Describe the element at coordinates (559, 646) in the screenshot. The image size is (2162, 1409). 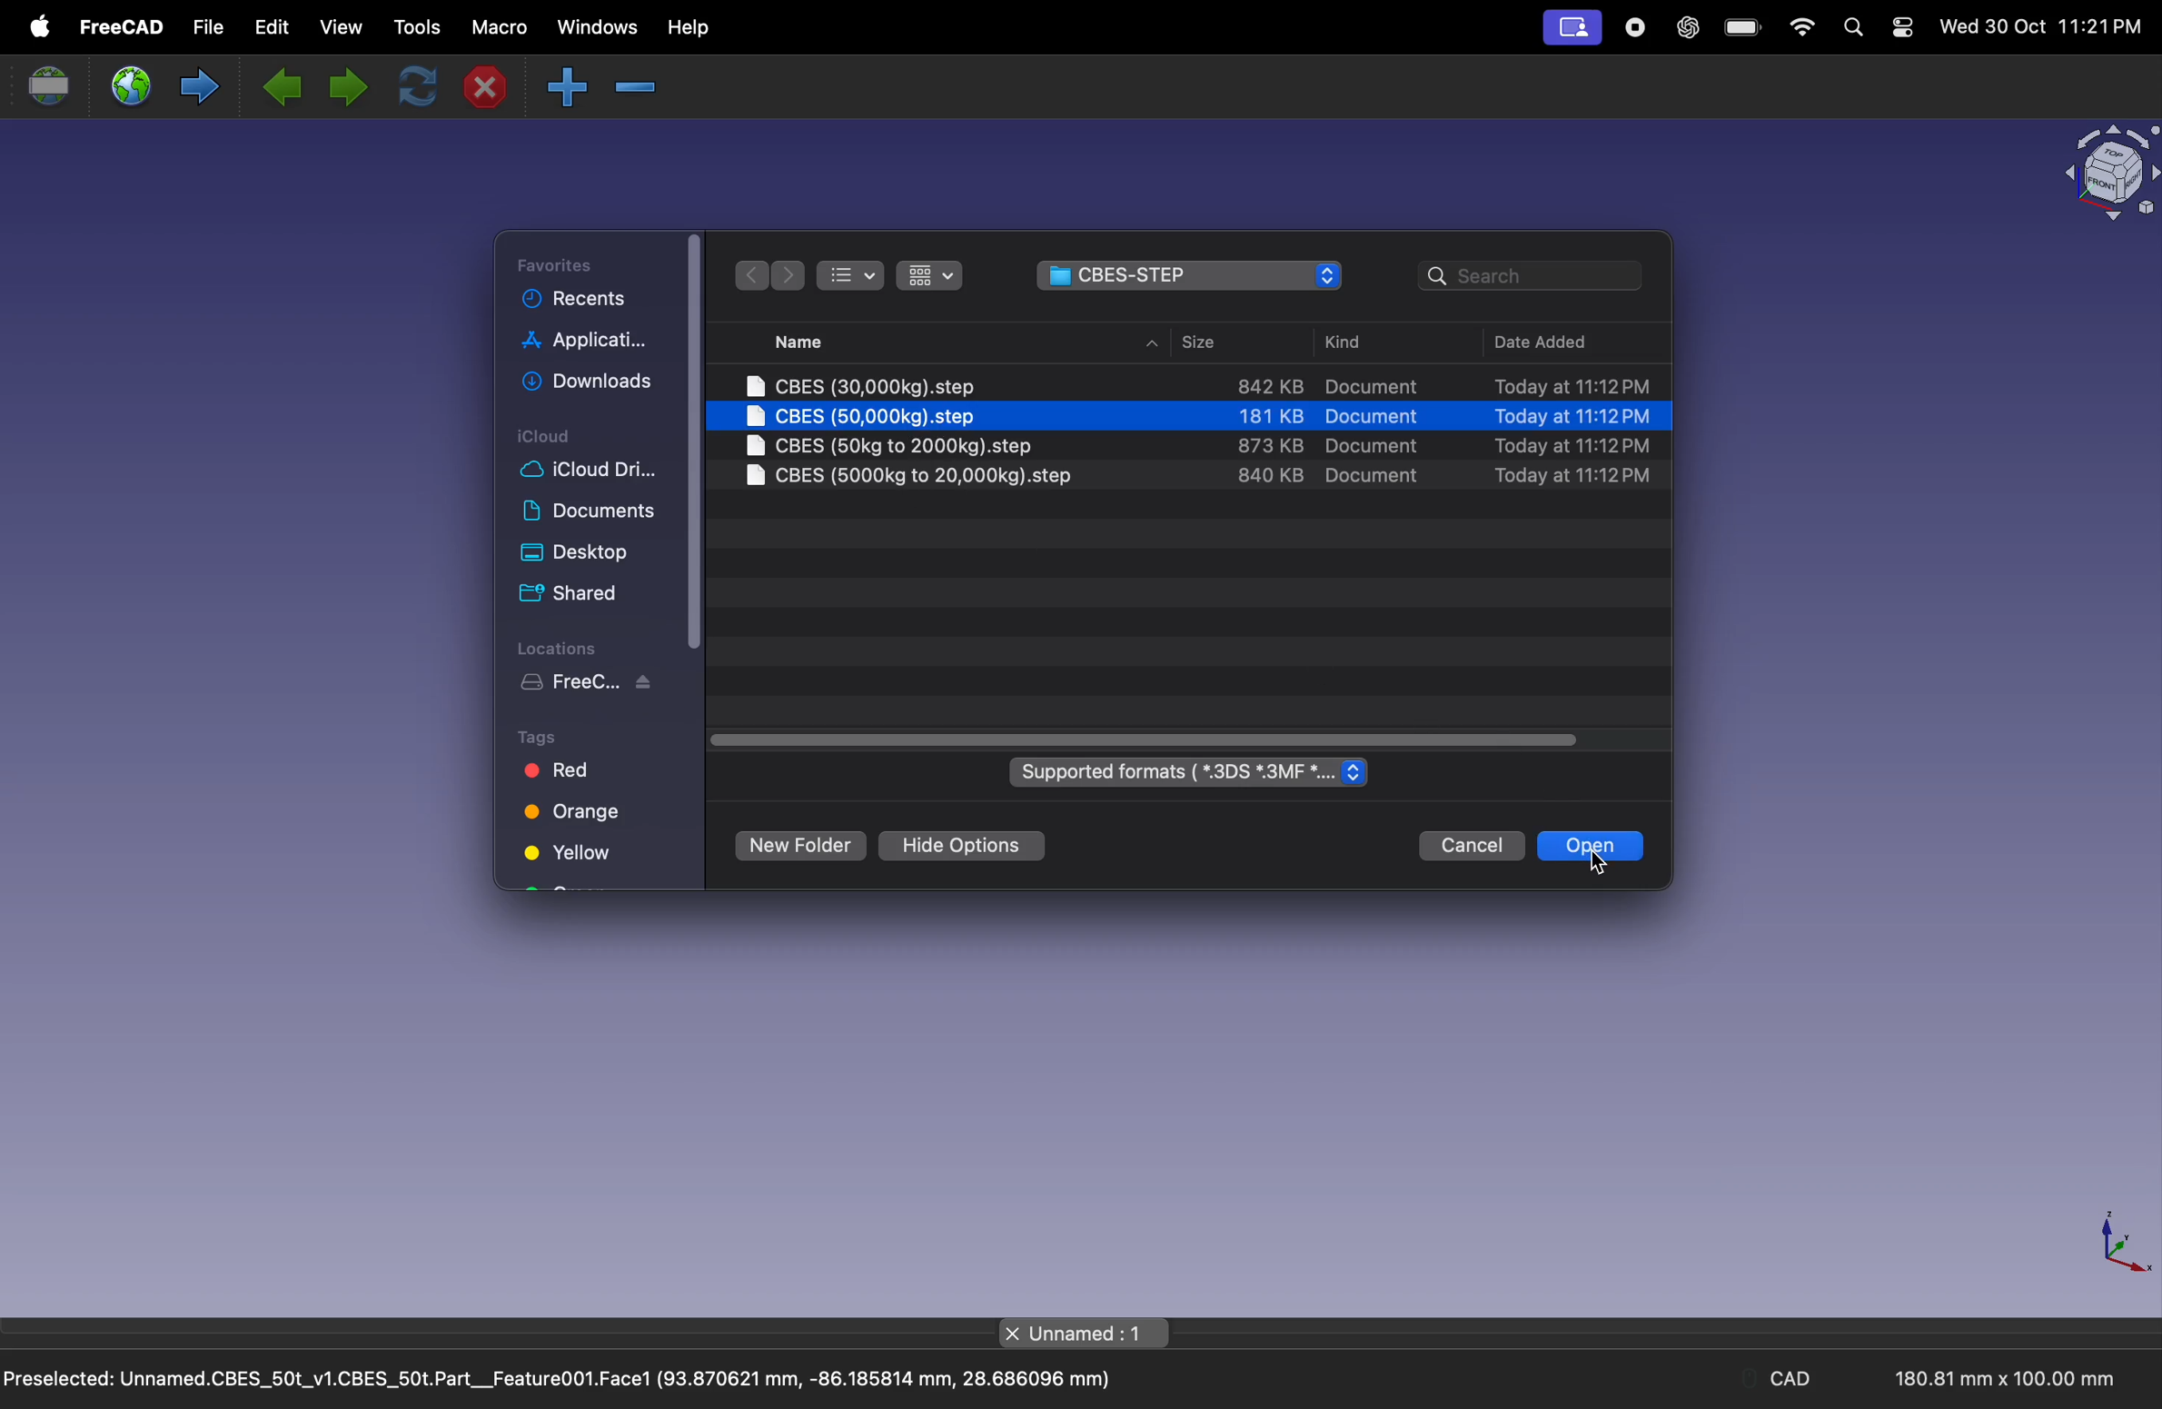
I see `Locations` at that location.